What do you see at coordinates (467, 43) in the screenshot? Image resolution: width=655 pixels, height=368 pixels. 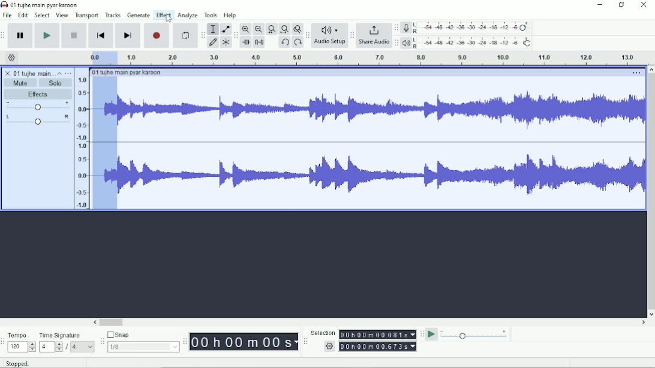 I see `Playback Meter` at bounding box center [467, 43].